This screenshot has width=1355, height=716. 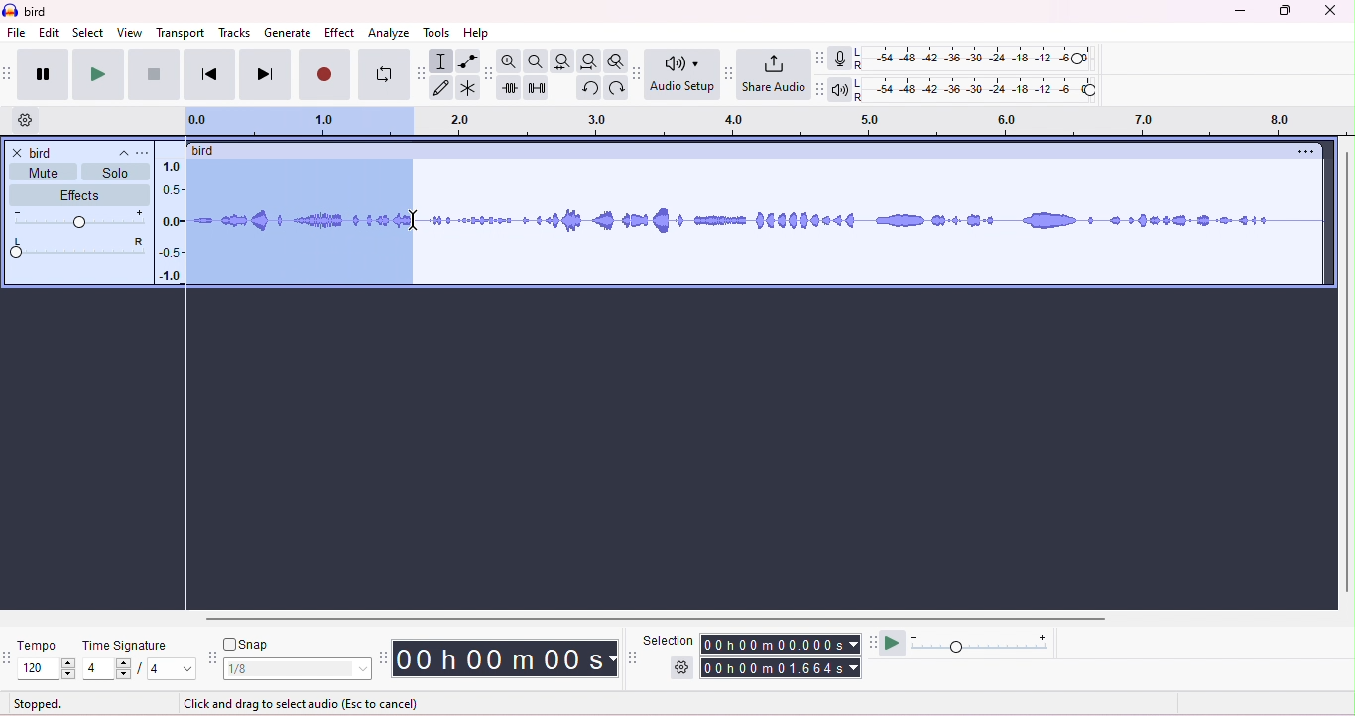 What do you see at coordinates (115, 173) in the screenshot?
I see `solo` at bounding box center [115, 173].